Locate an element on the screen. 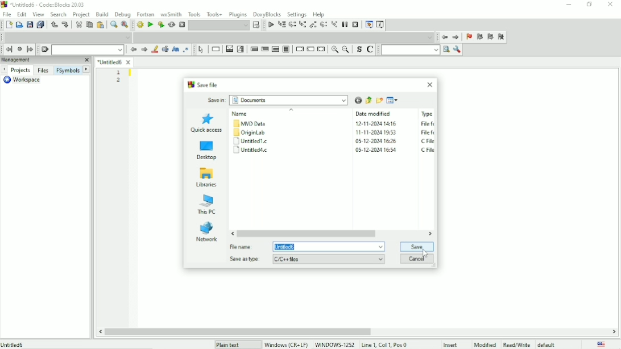  Use regex is located at coordinates (187, 49).